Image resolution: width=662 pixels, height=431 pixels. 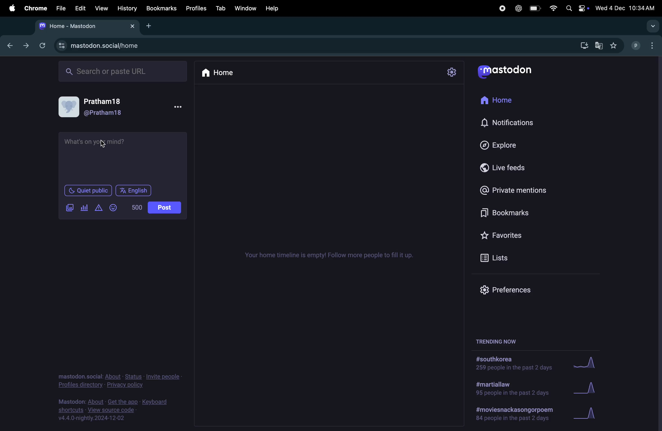 What do you see at coordinates (277, 7) in the screenshot?
I see `help` at bounding box center [277, 7].